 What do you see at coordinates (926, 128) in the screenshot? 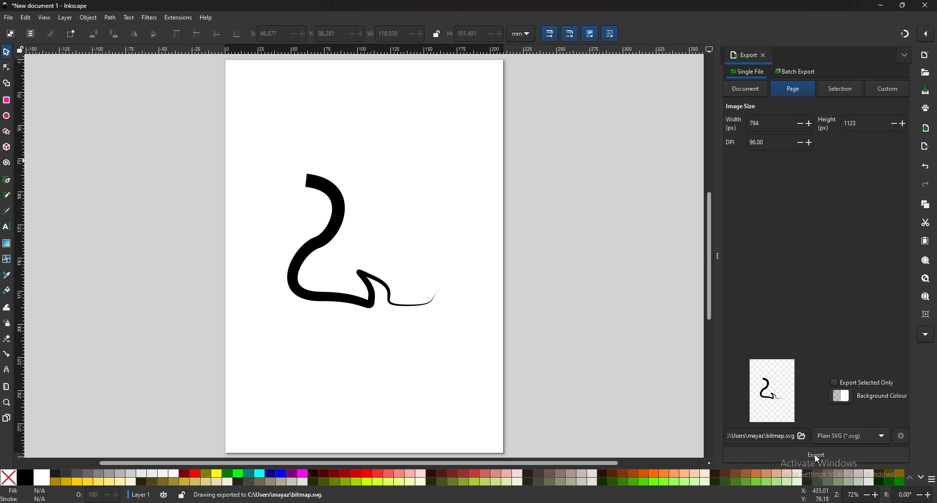
I see `import` at bounding box center [926, 128].